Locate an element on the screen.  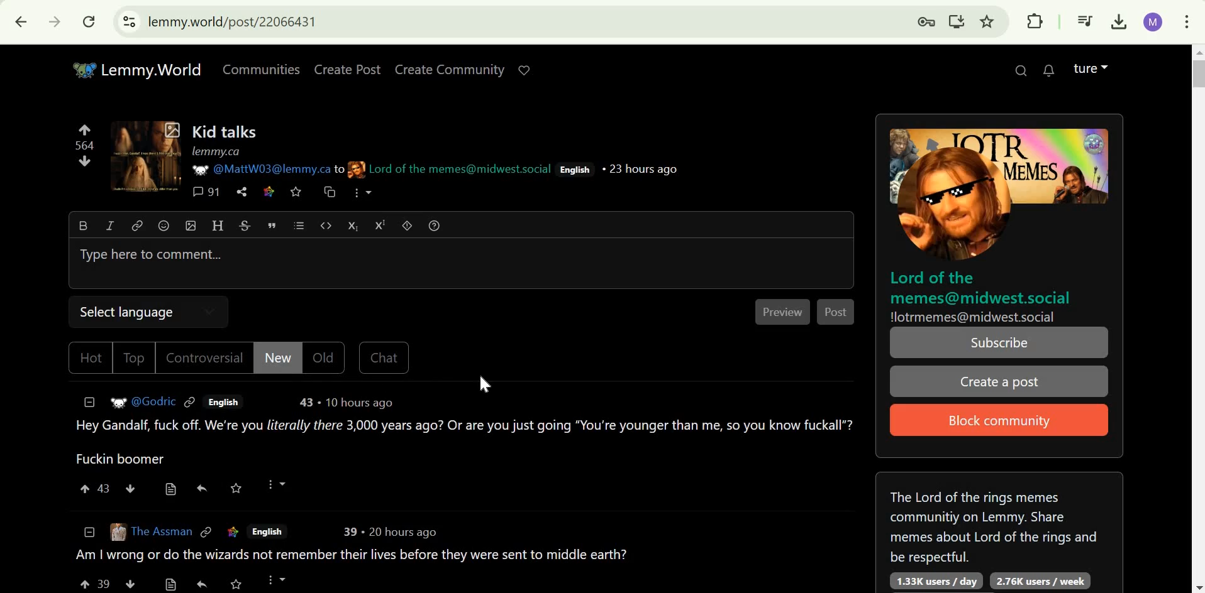
Controversial is located at coordinates (204, 357).